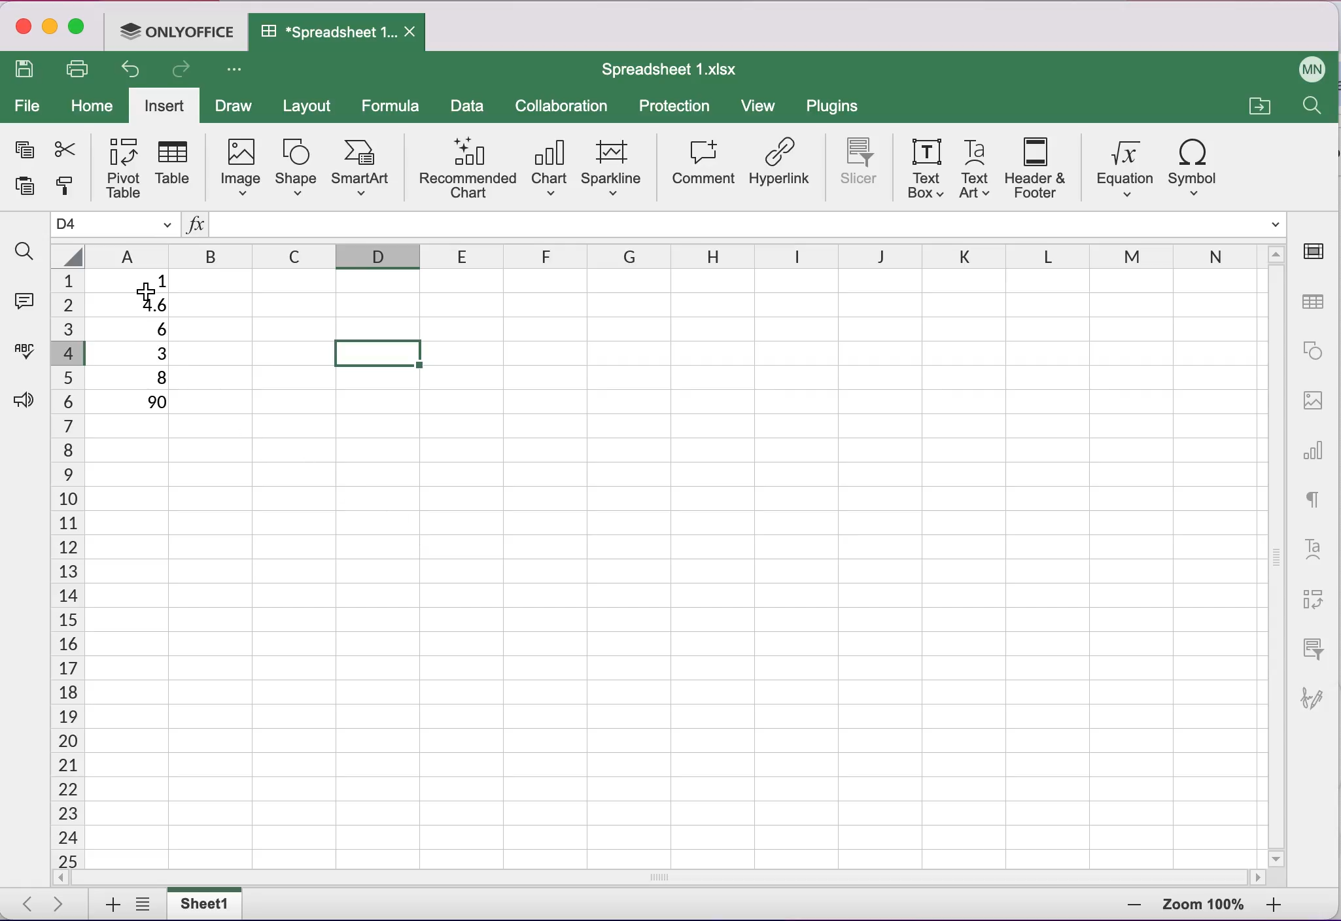 This screenshot has height=921, width=1341. What do you see at coordinates (394, 104) in the screenshot?
I see `formula` at bounding box center [394, 104].